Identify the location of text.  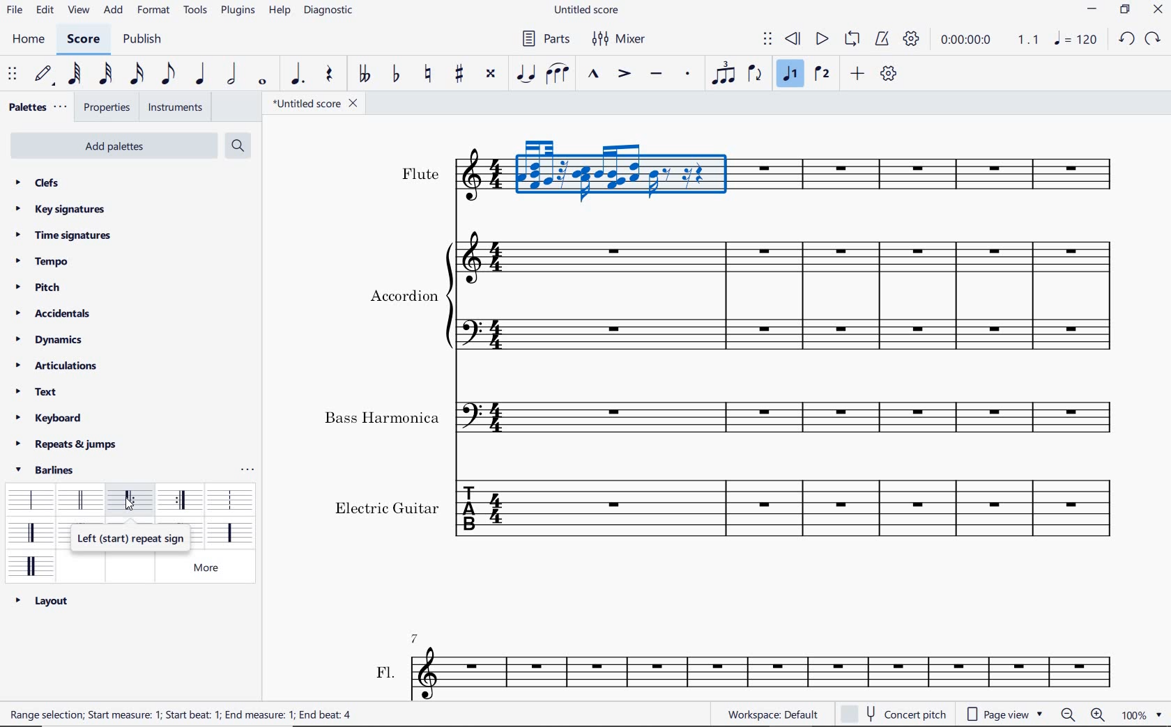
(404, 295).